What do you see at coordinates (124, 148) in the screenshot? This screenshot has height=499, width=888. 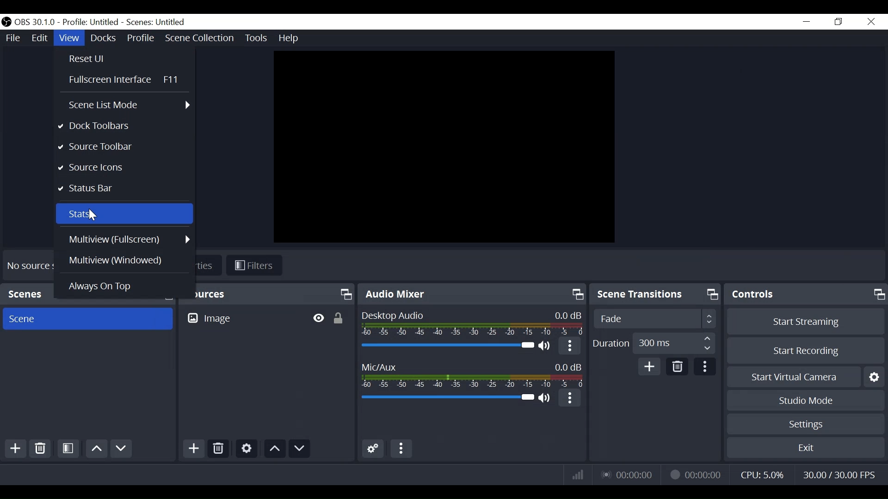 I see `(un)check Source Toolbar` at bounding box center [124, 148].